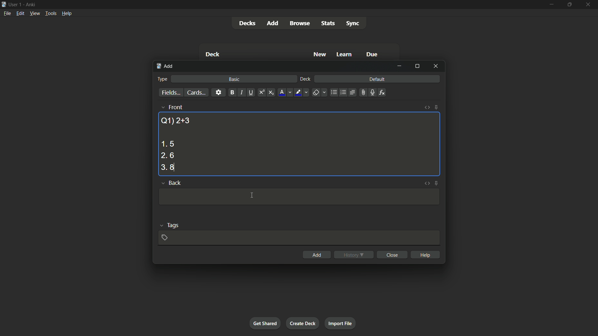 This screenshot has width=598, height=336. I want to click on help, so click(426, 254).